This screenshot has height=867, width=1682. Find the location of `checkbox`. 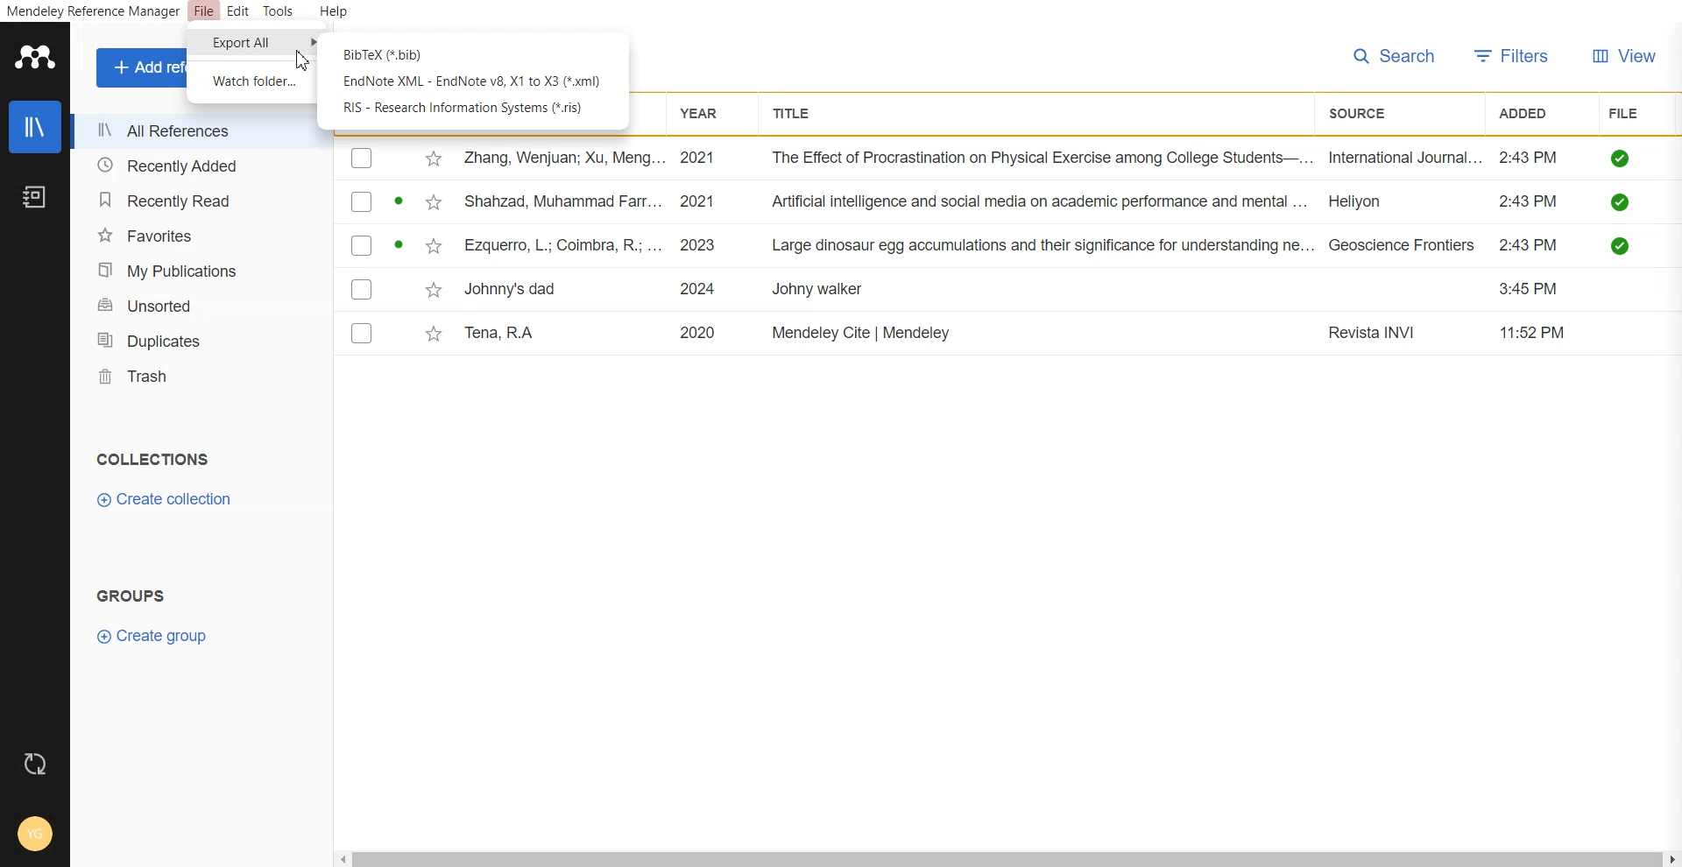

checkbox is located at coordinates (361, 288).